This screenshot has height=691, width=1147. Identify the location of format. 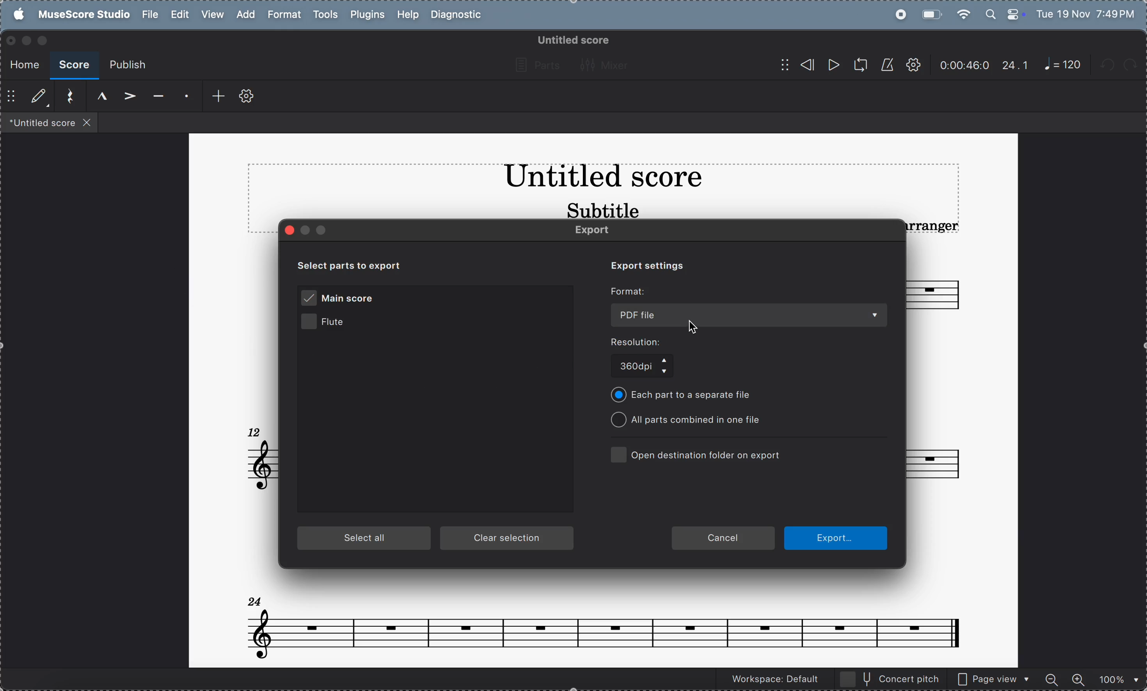
(283, 15).